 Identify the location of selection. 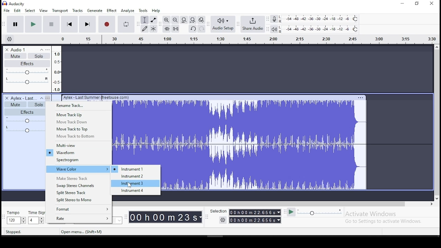
(245, 215).